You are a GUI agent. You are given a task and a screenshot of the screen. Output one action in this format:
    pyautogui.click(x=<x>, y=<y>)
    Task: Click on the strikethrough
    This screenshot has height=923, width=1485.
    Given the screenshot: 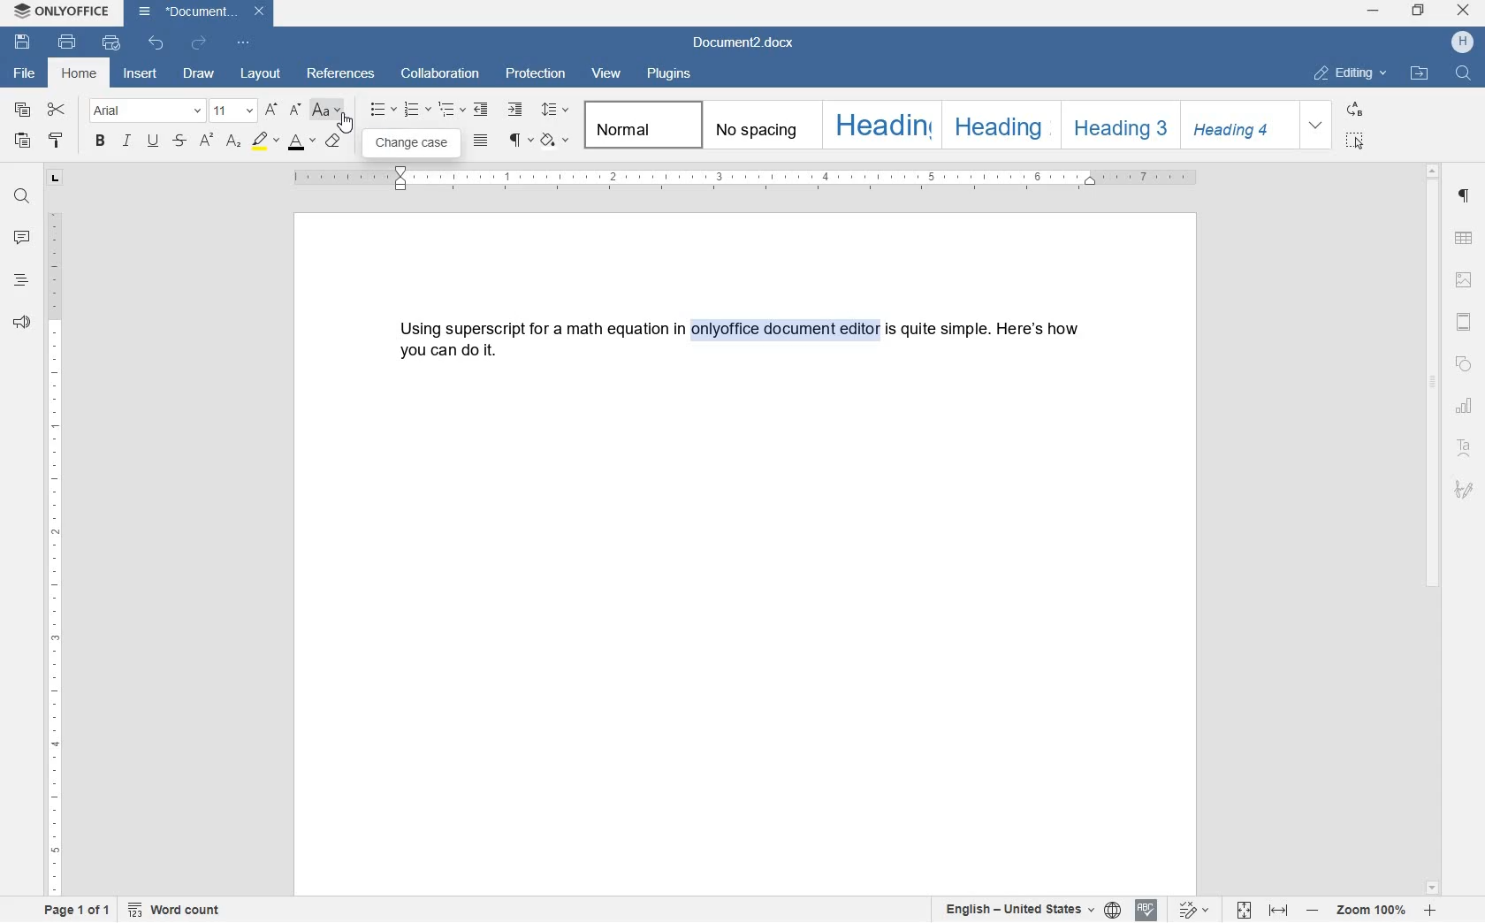 What is the action you would take?
    pyautogui.click(x=179, y=141)
    